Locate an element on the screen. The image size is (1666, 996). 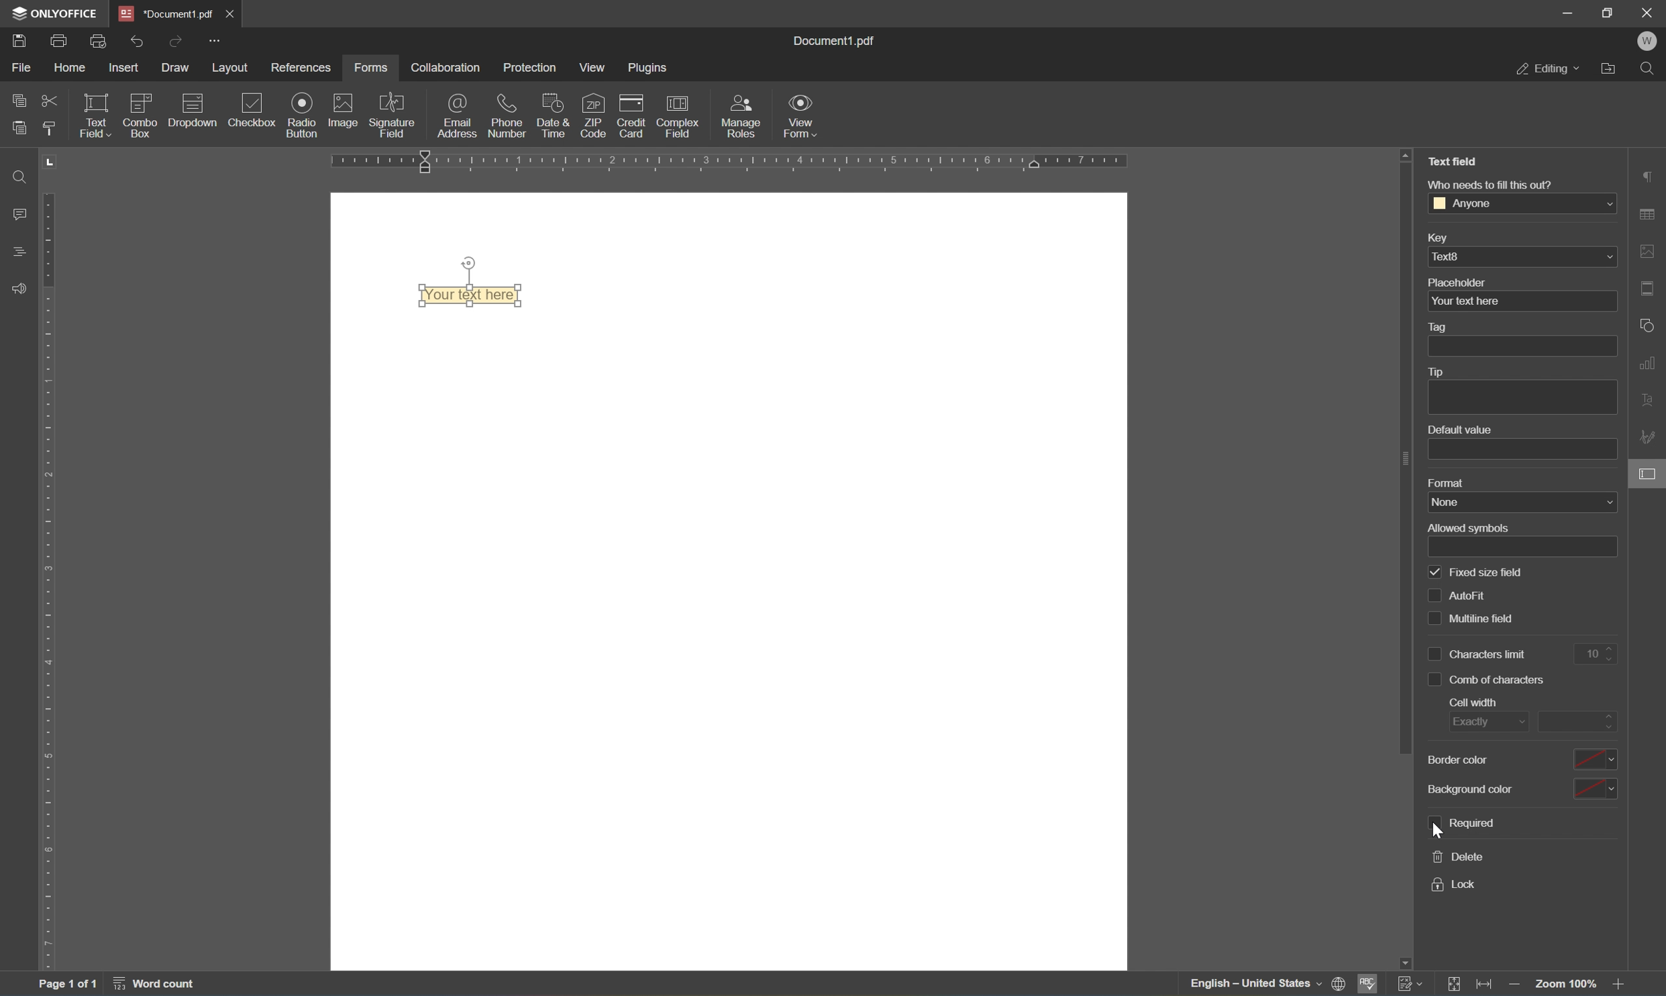
10 is located at coordinates (1596, 653).